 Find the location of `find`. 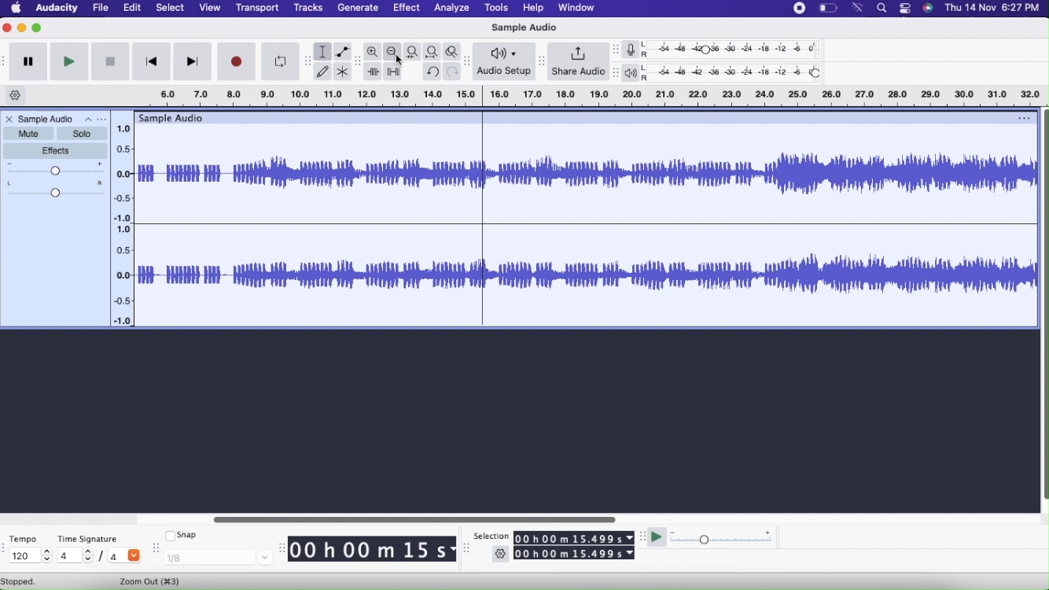

find is located at coordinates (882, 10).